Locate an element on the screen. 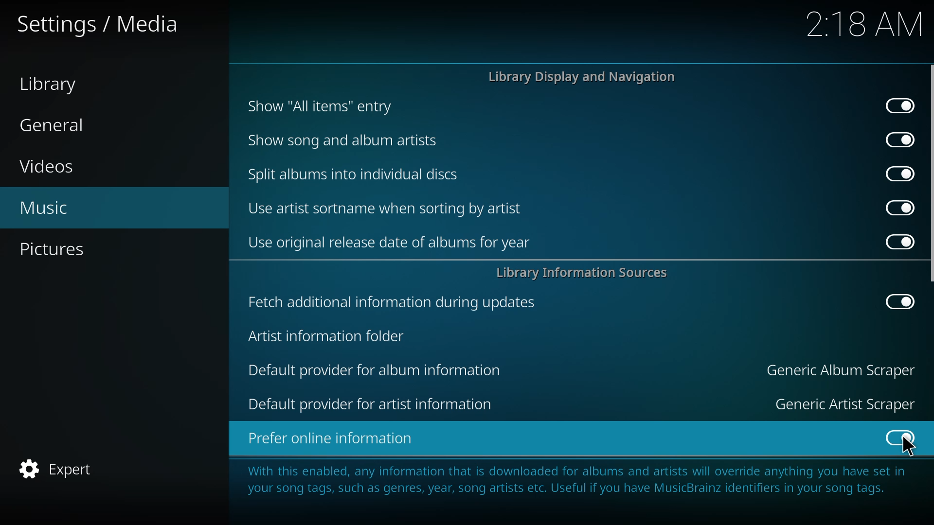  show song and album artists is located at coordinates (348, 140).